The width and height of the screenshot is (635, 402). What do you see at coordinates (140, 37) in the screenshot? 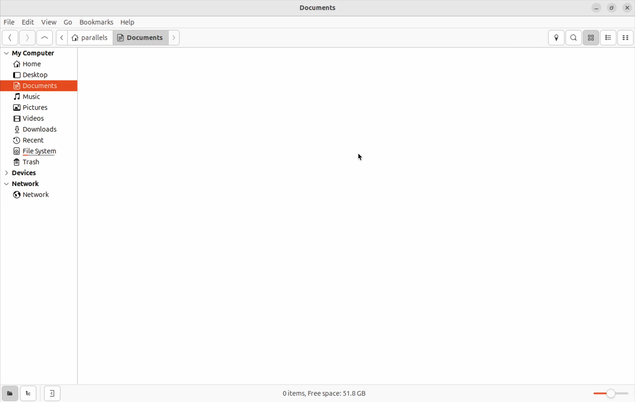
I see `Documents` at bounding box center [140, 37].